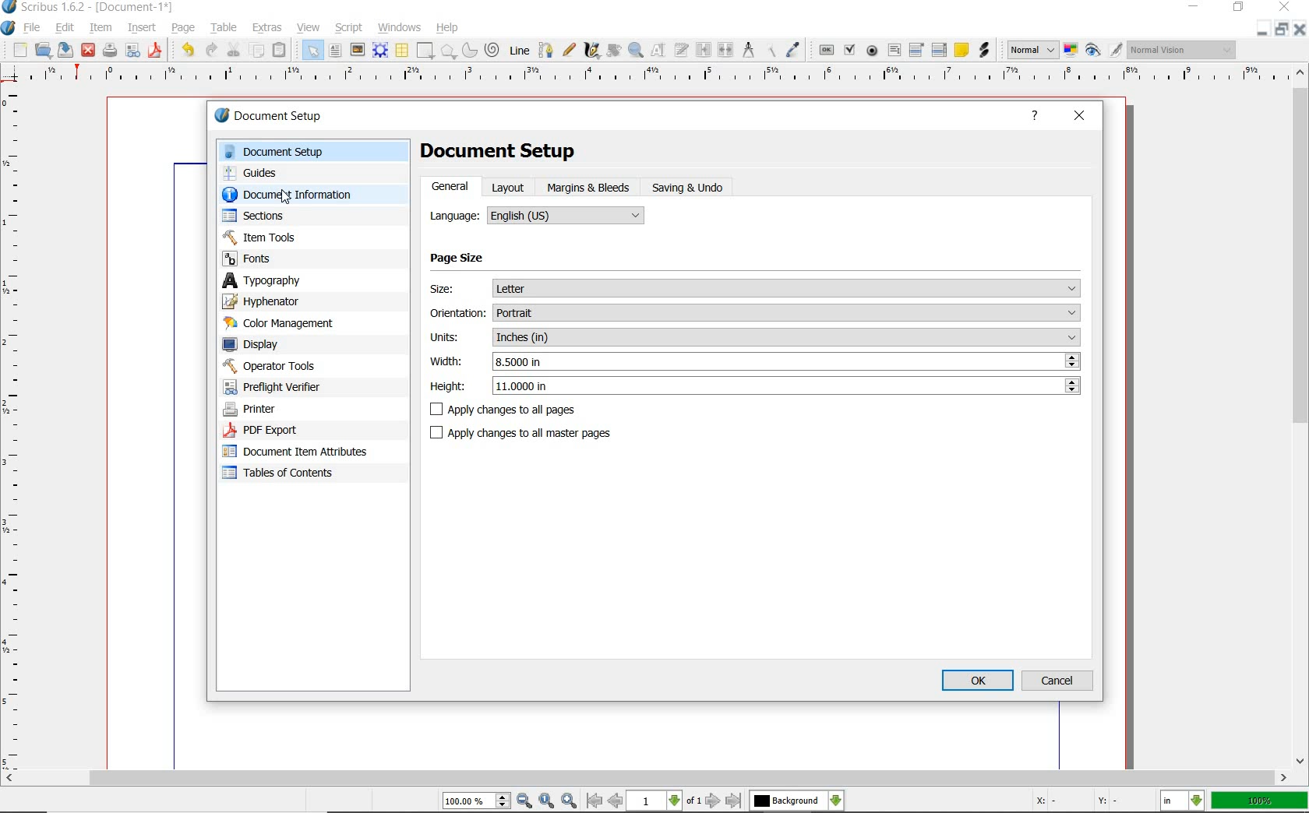 The height and width of the screenshot is (813, 1309). What do you see at coordinates (67, 50) in the screenshot?
I see `save` at bounding box center [67, 50].